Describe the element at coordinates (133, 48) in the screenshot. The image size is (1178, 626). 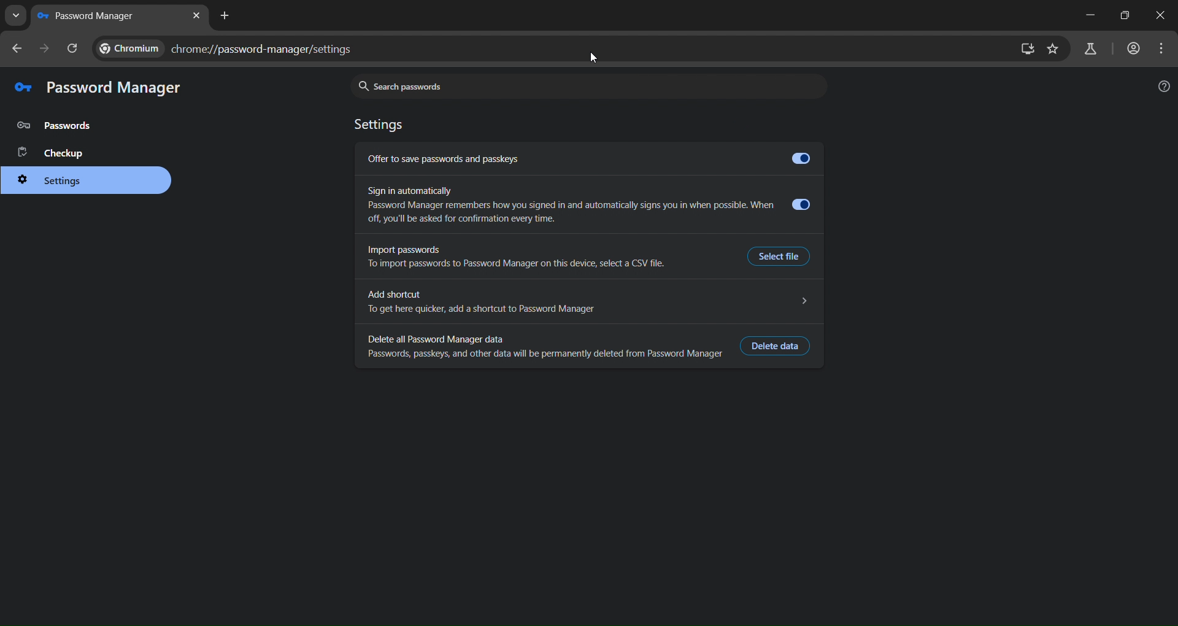
I see `CHROME` at that location.